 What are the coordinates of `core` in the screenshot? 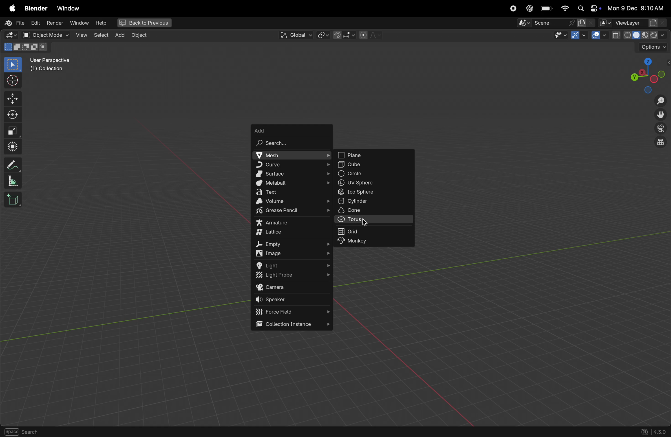 It's located at (376, 210).